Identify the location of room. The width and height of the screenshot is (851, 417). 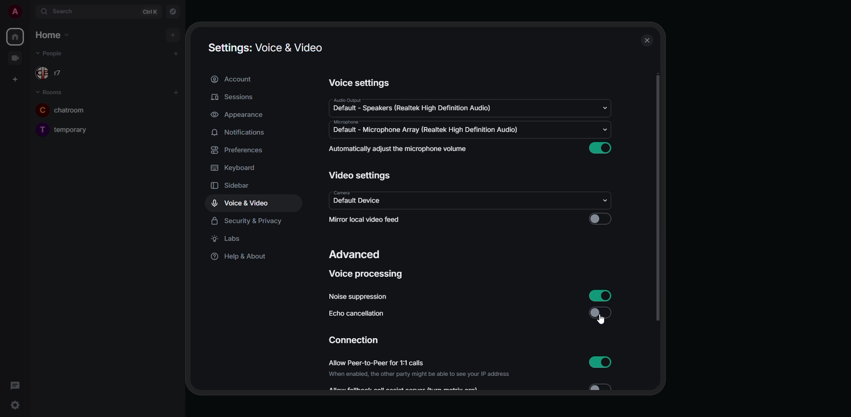
(69, 129).